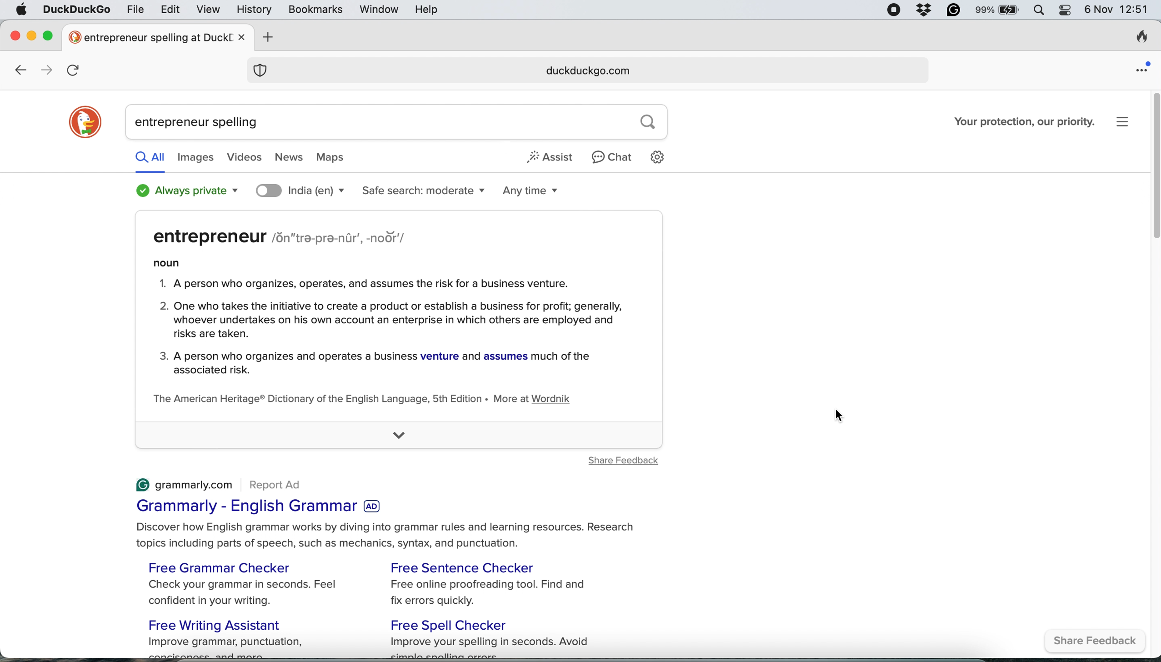  I want to click on safe search moderate, so click(423, 191).